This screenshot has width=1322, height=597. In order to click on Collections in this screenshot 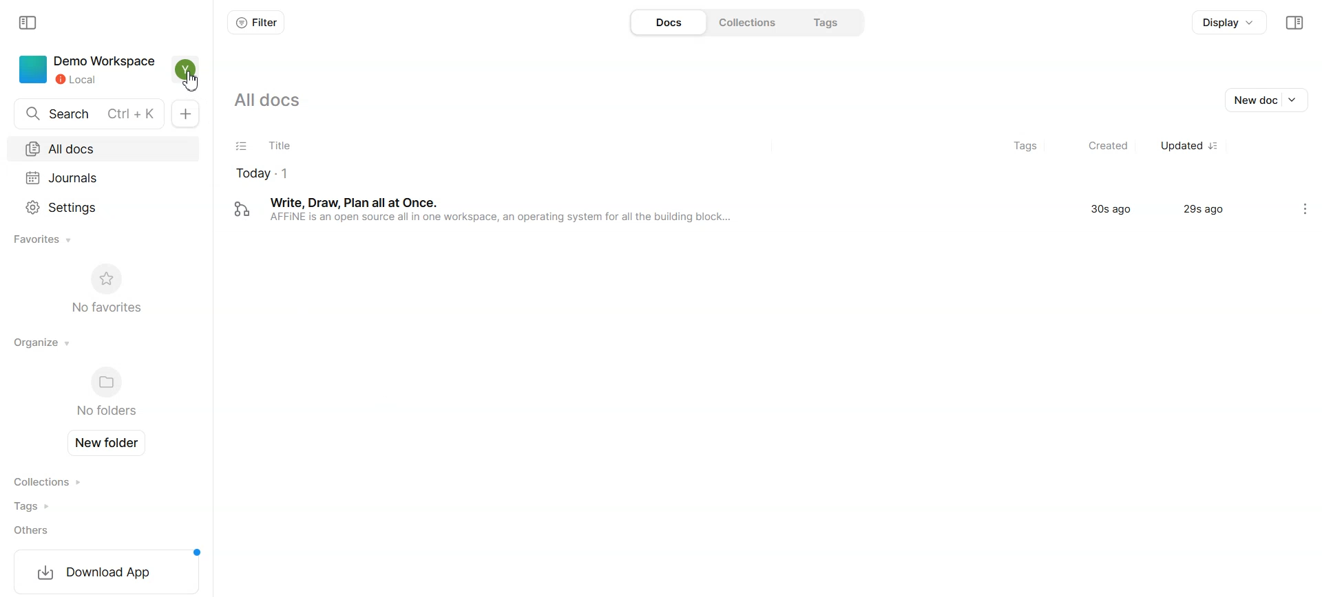, I will do `click(748, 22)`.